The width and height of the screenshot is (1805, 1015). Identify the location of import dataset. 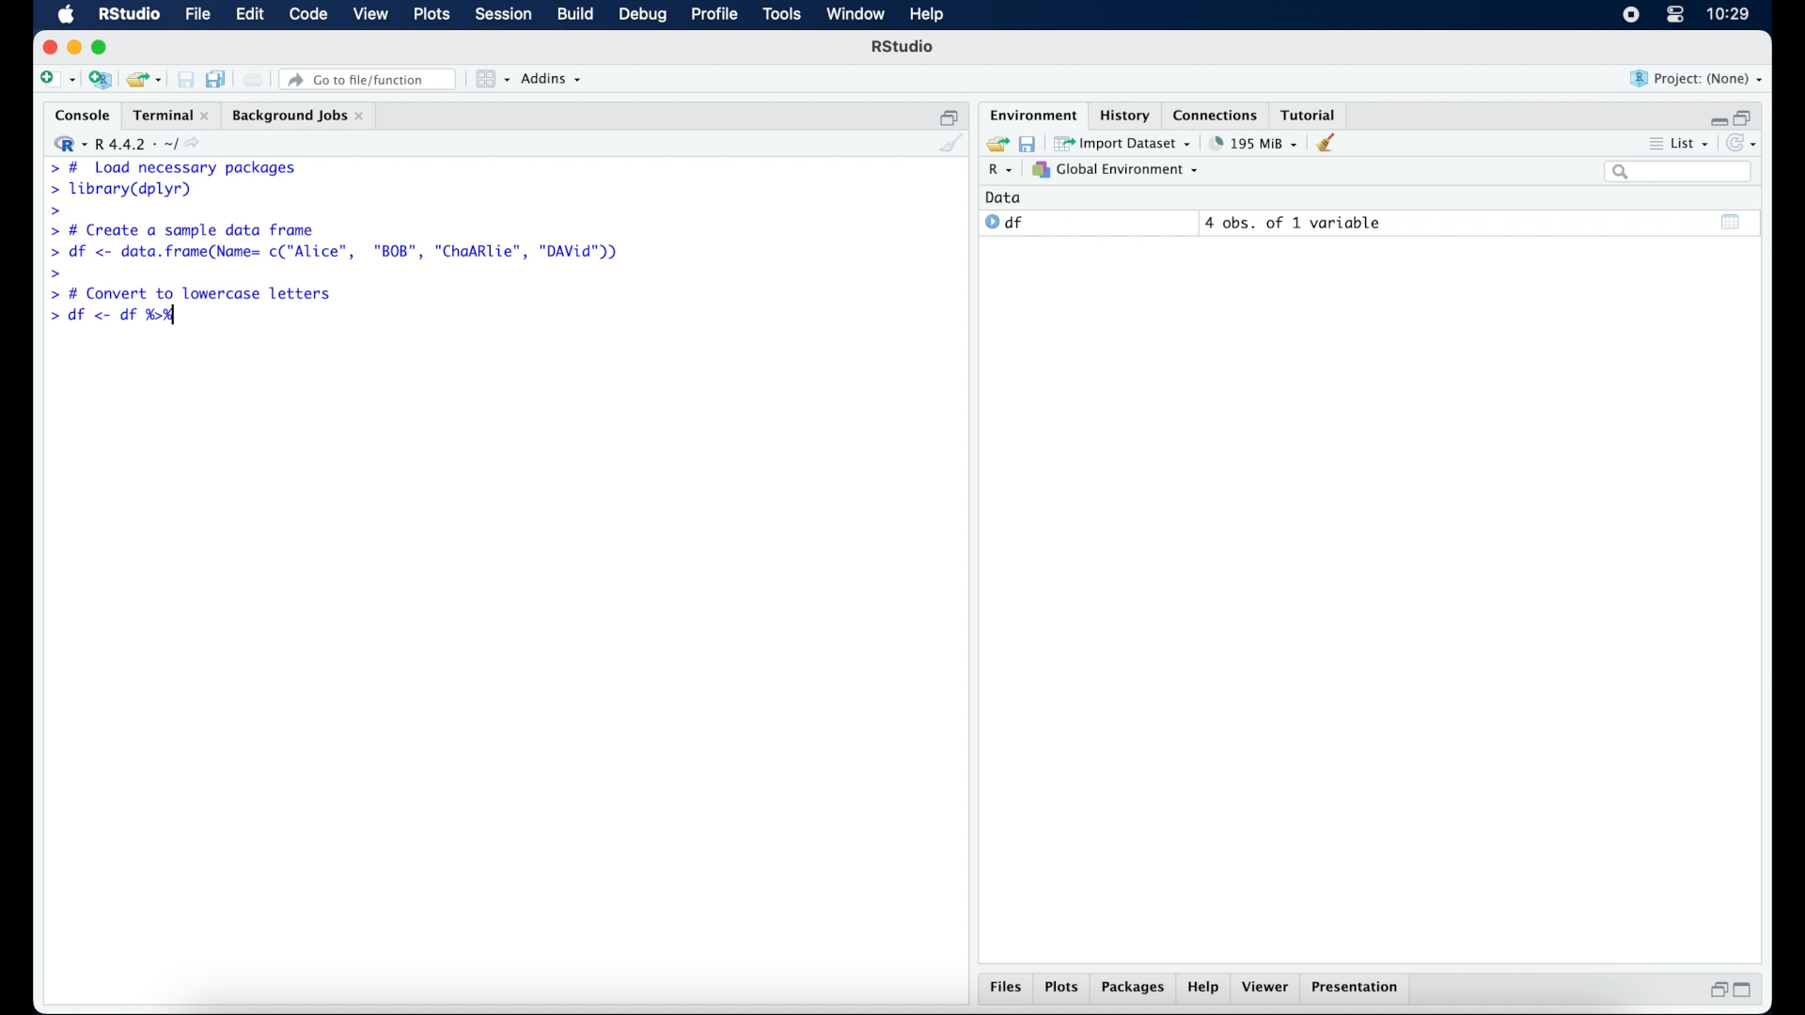
(1124, 142).